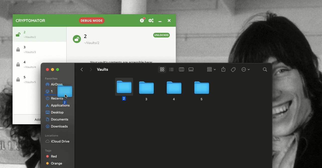  I want to click on Red, so click(52, 156).